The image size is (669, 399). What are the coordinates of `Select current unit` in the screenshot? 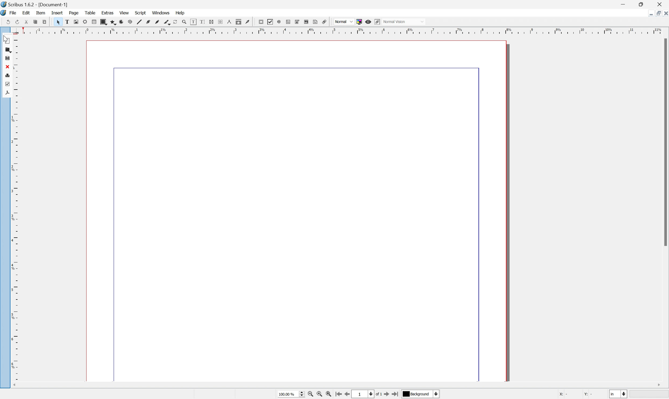 It's located at (618, 394).